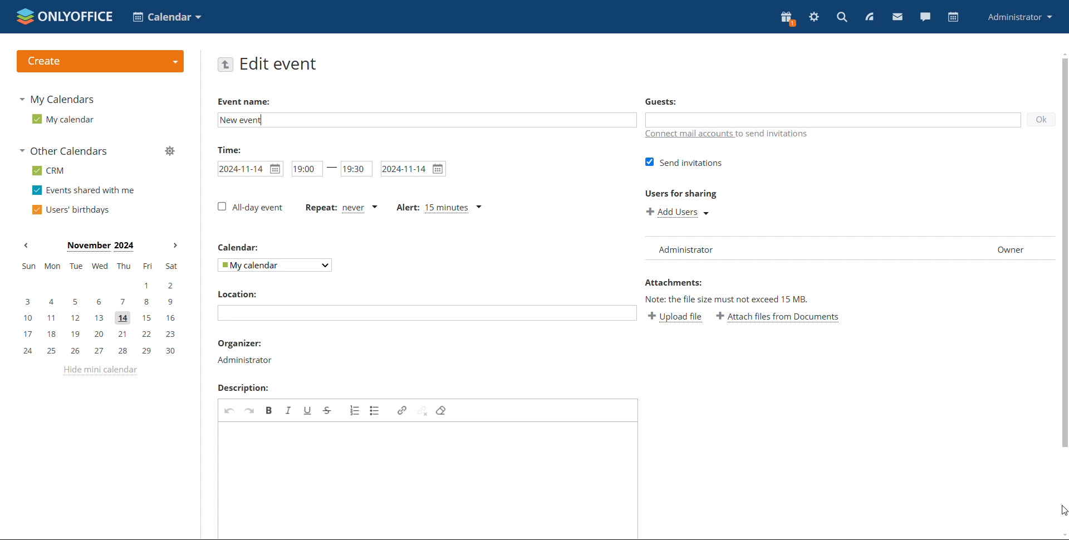  I want to click on scrollbar, so click(1065, 252).